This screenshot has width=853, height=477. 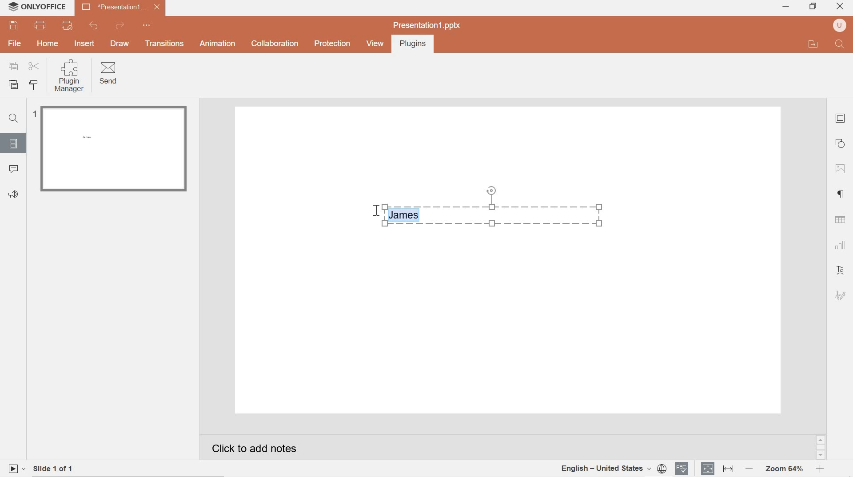 What do you see at coordinates (85, 43) in the screenshot?
I see `INSERT` at bounding box center [85, 43].